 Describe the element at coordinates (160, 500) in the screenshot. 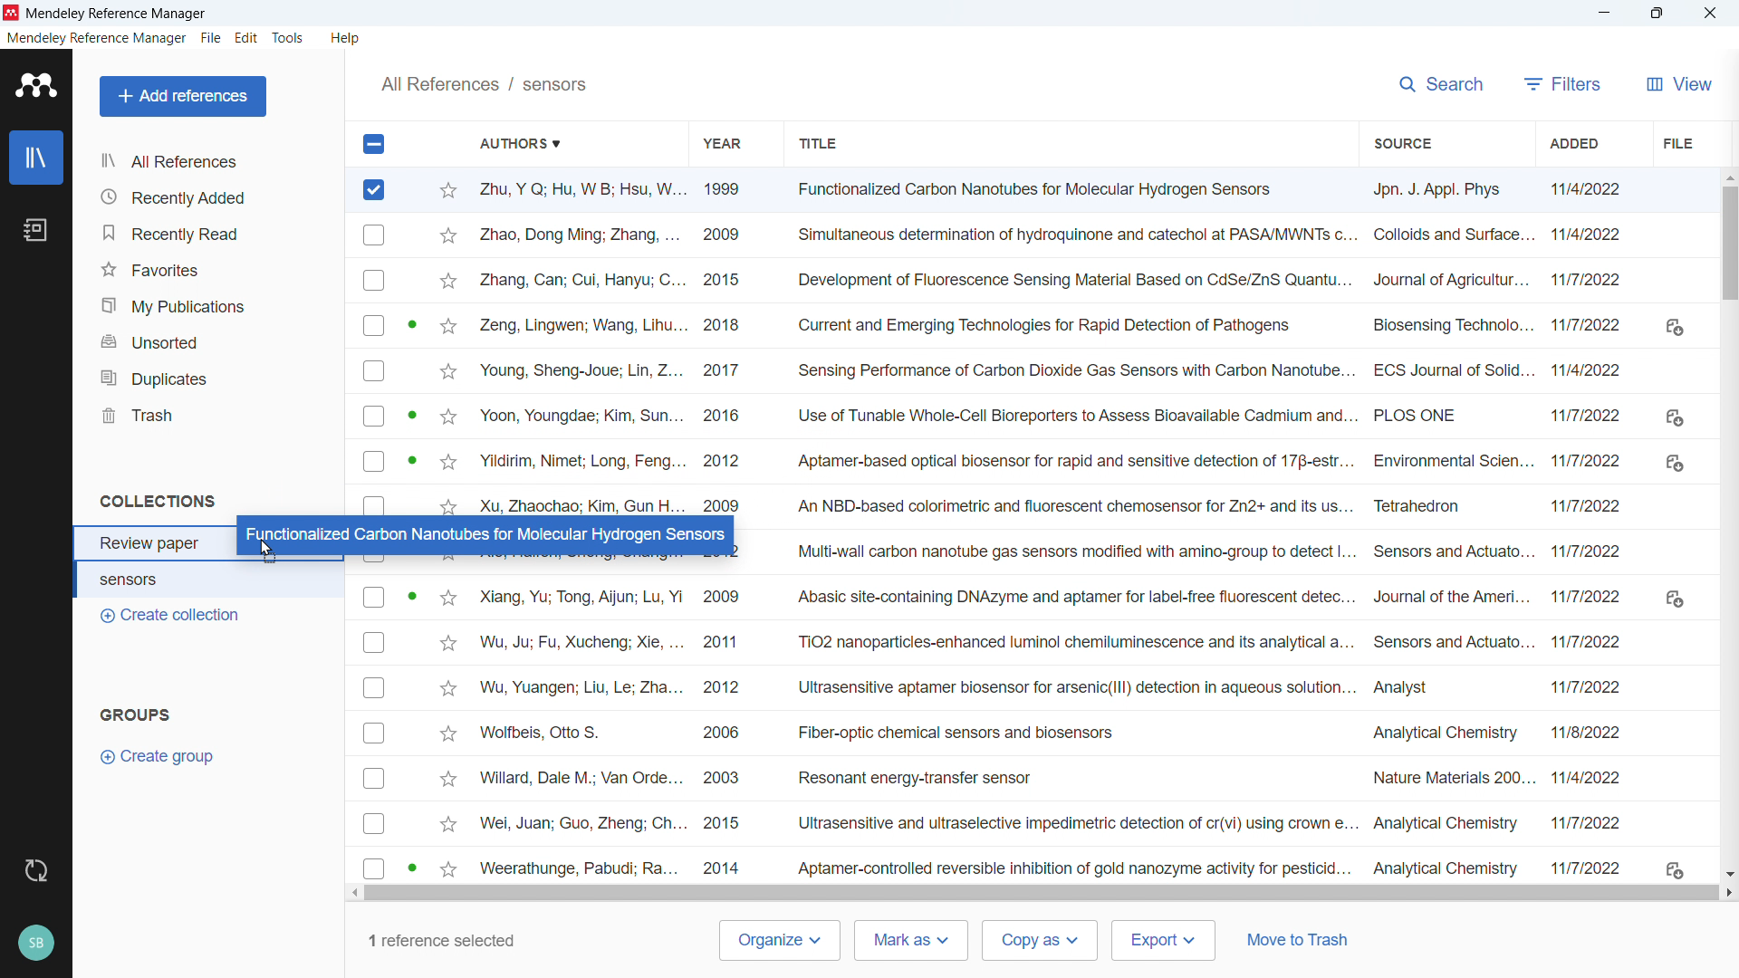

I see `Collections ` at that location.